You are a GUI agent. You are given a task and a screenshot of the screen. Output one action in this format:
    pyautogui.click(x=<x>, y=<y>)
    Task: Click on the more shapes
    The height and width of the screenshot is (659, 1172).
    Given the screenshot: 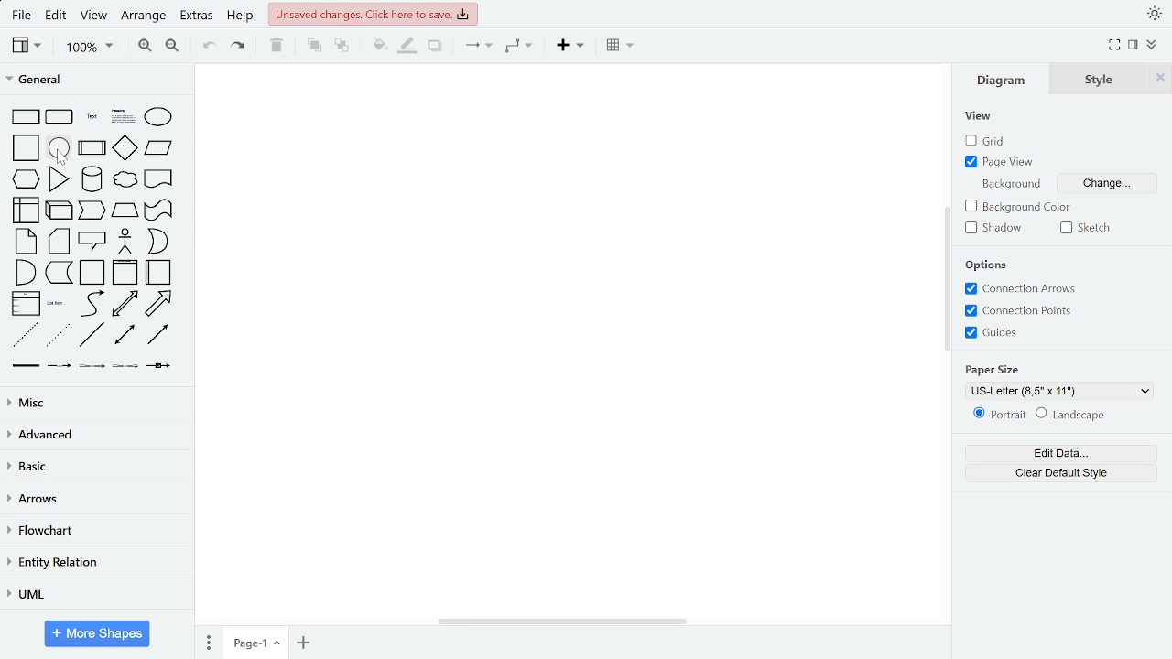 What is the action you would take?
    pyautogui.click(x=96, y=633)
    